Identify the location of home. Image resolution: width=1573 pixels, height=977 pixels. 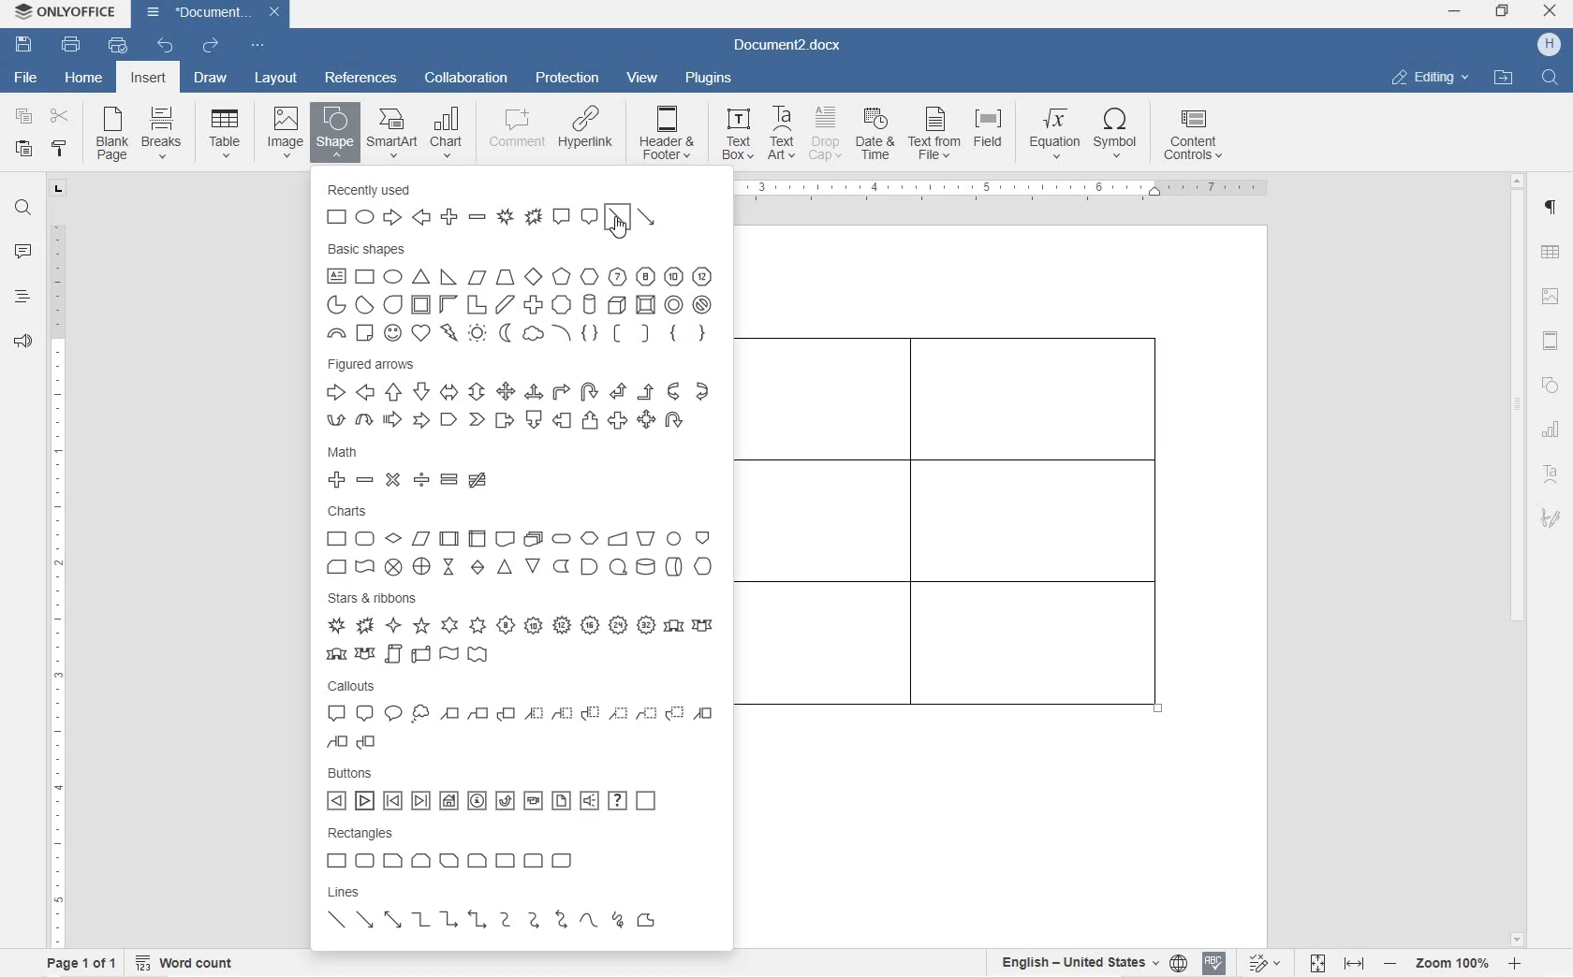
(85, 79).